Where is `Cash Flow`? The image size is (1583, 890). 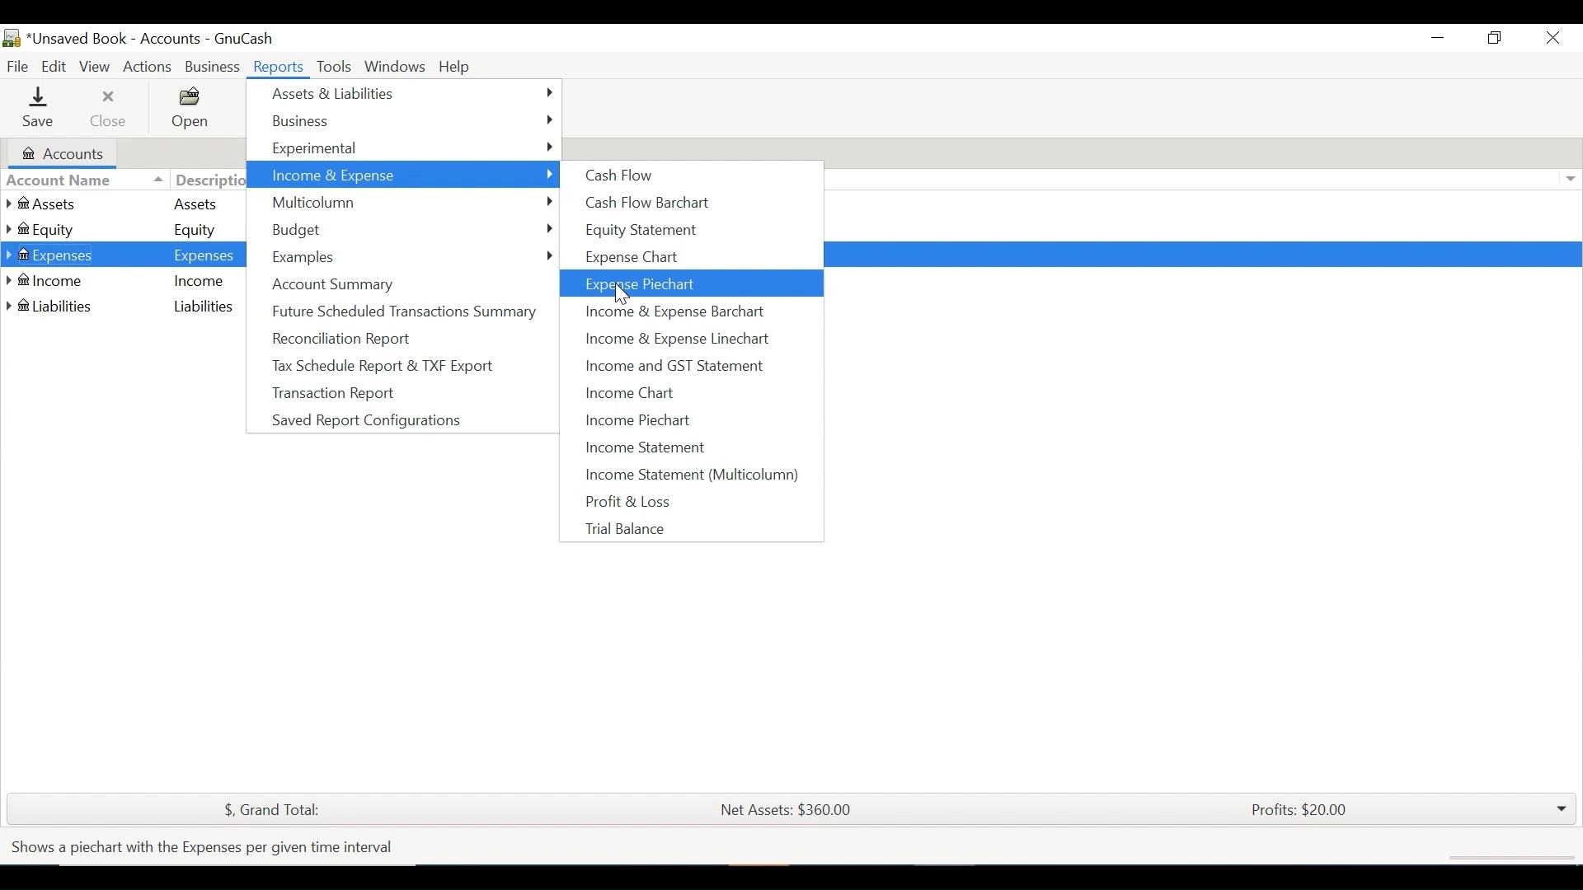 Cash Flow is located at coordinates (614, 175).